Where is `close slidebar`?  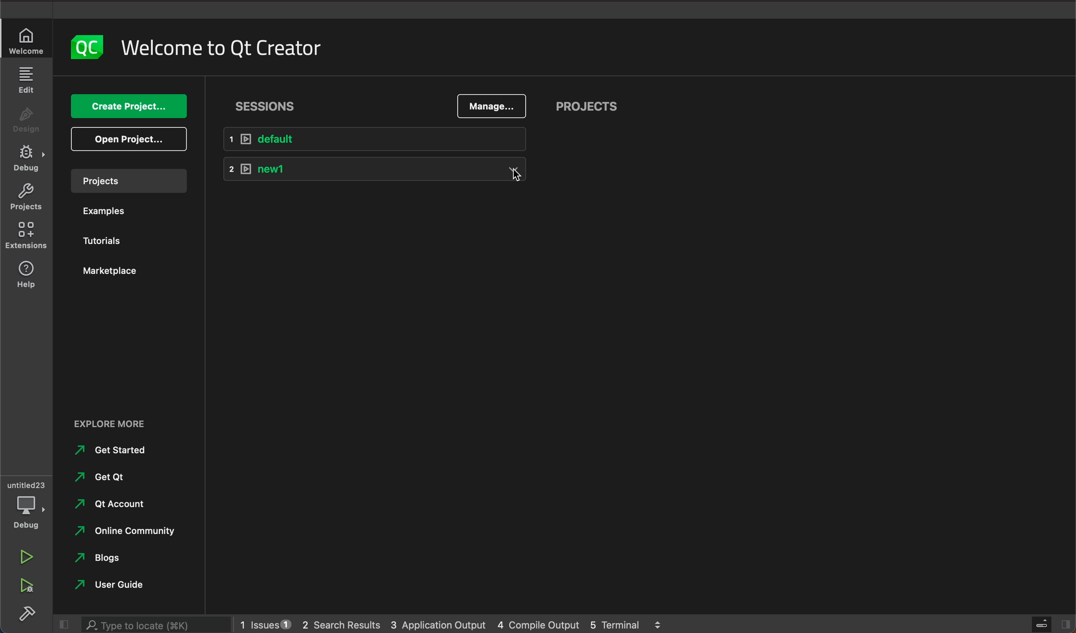
close slidebar is located at coordinates (62, 625).